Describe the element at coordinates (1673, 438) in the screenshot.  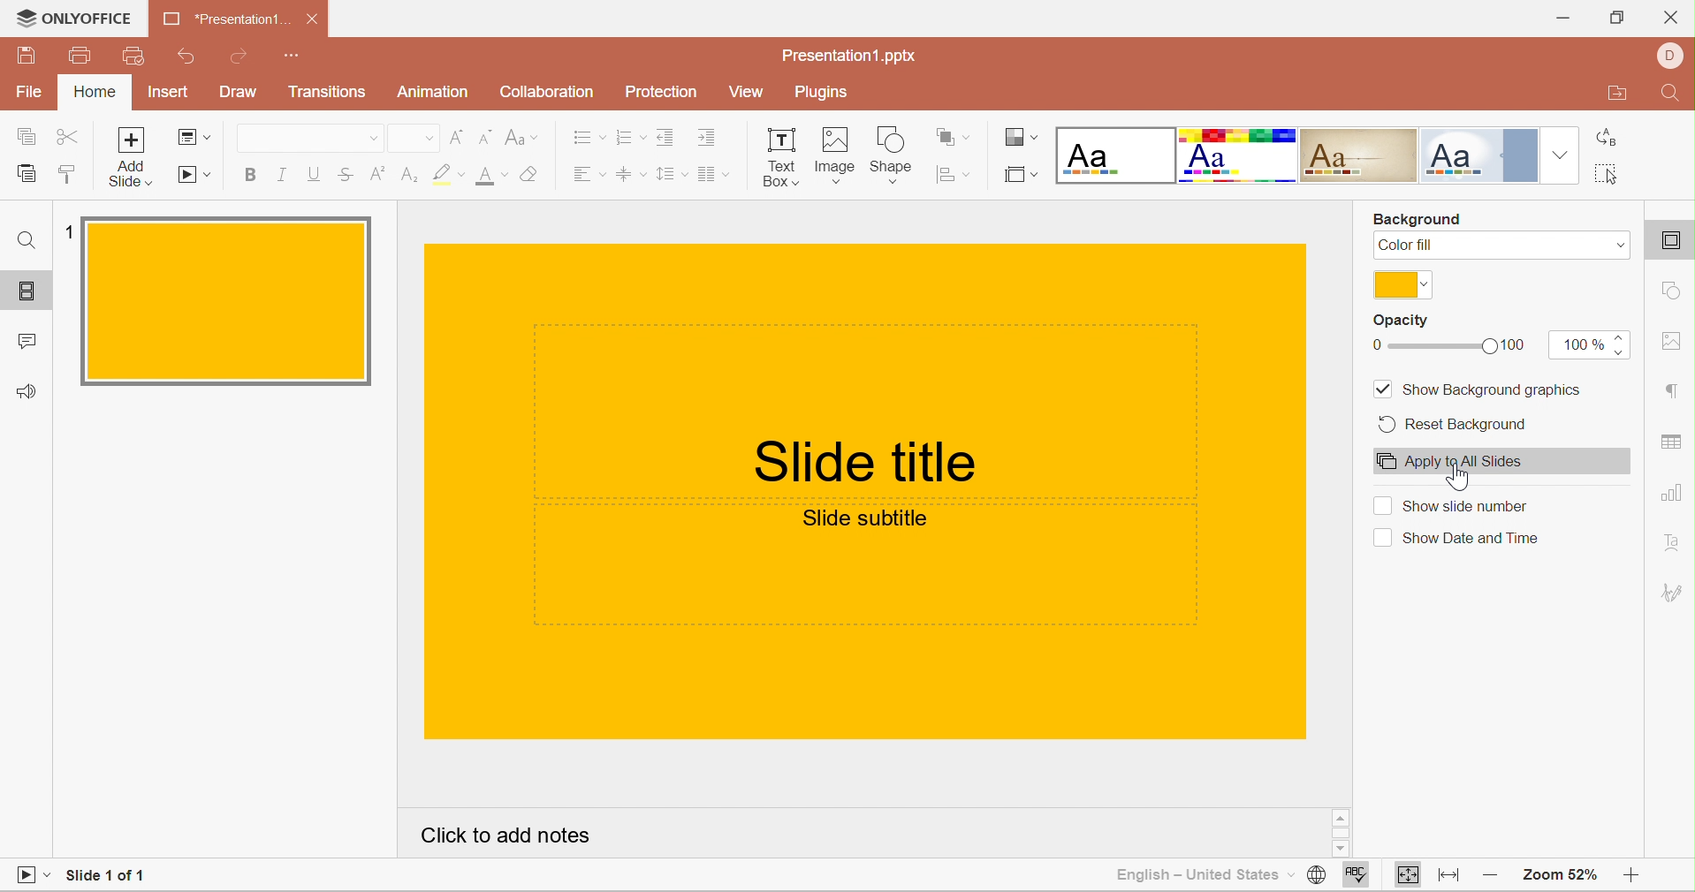
I see `table settings` at that location.